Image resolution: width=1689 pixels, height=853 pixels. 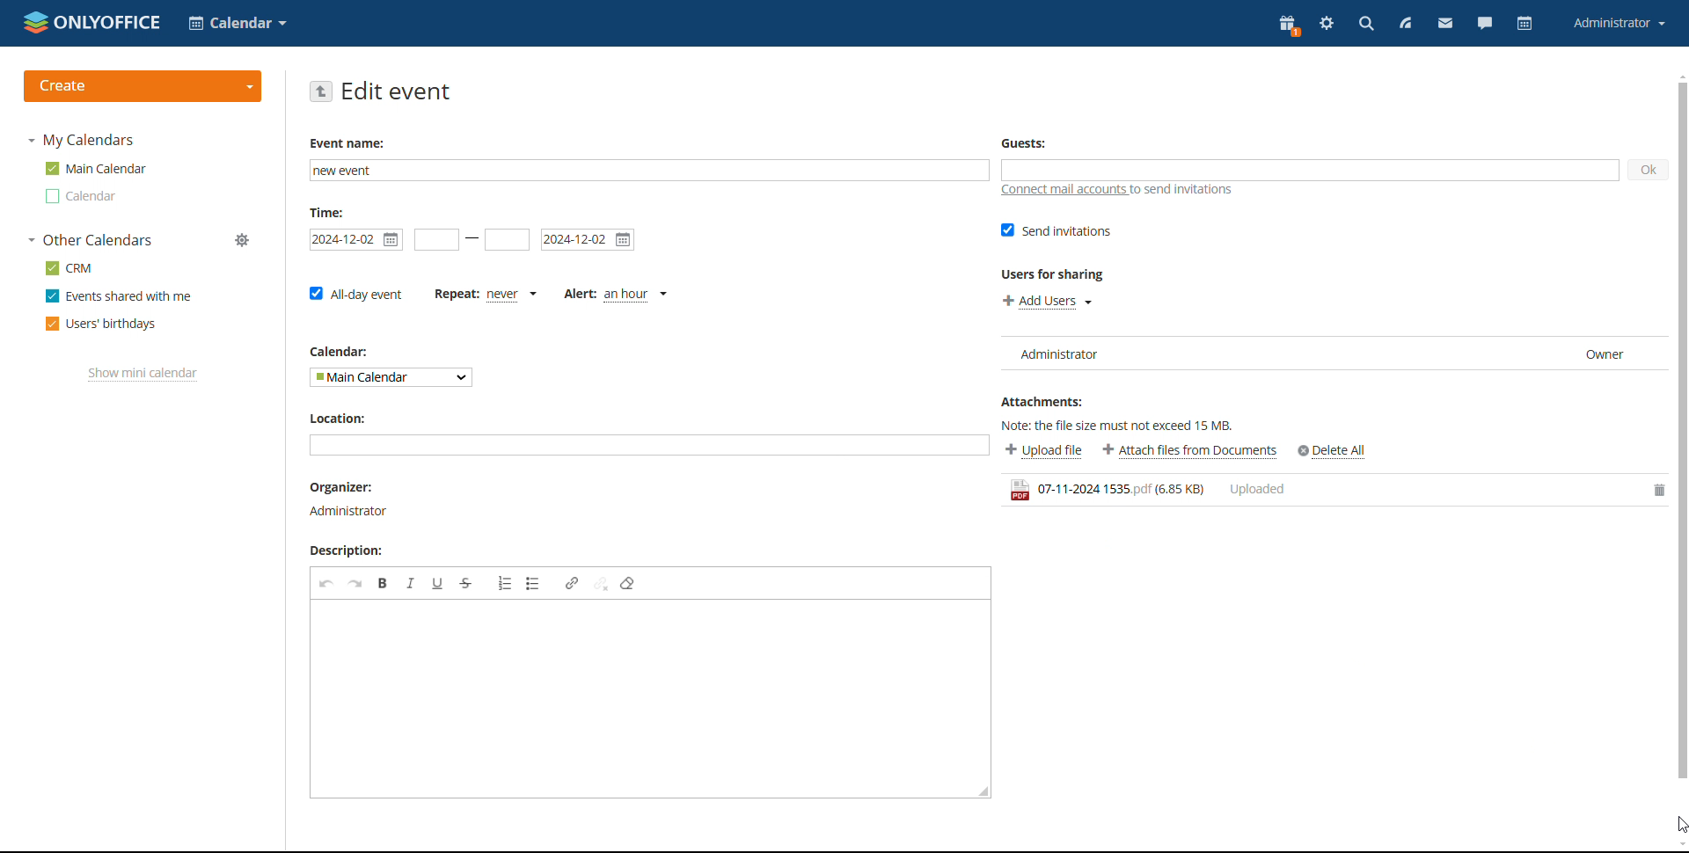 What do you see at coordinates (320, 91) in the screenshot?
I see `go back` at bounding box center [320, 91].